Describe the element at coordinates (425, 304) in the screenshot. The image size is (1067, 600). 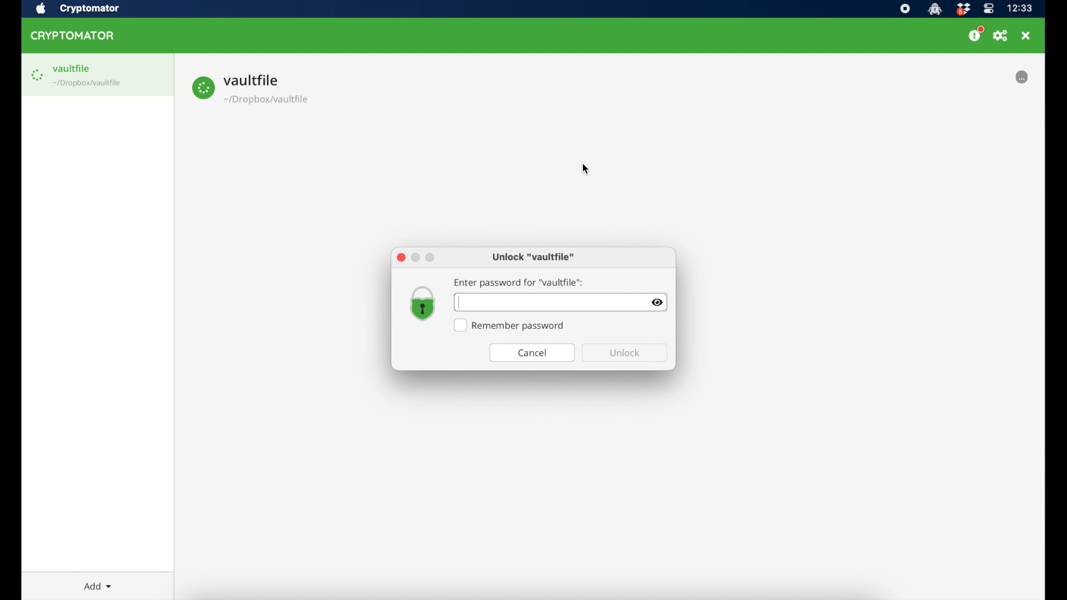
I see `lock icon` at that location.